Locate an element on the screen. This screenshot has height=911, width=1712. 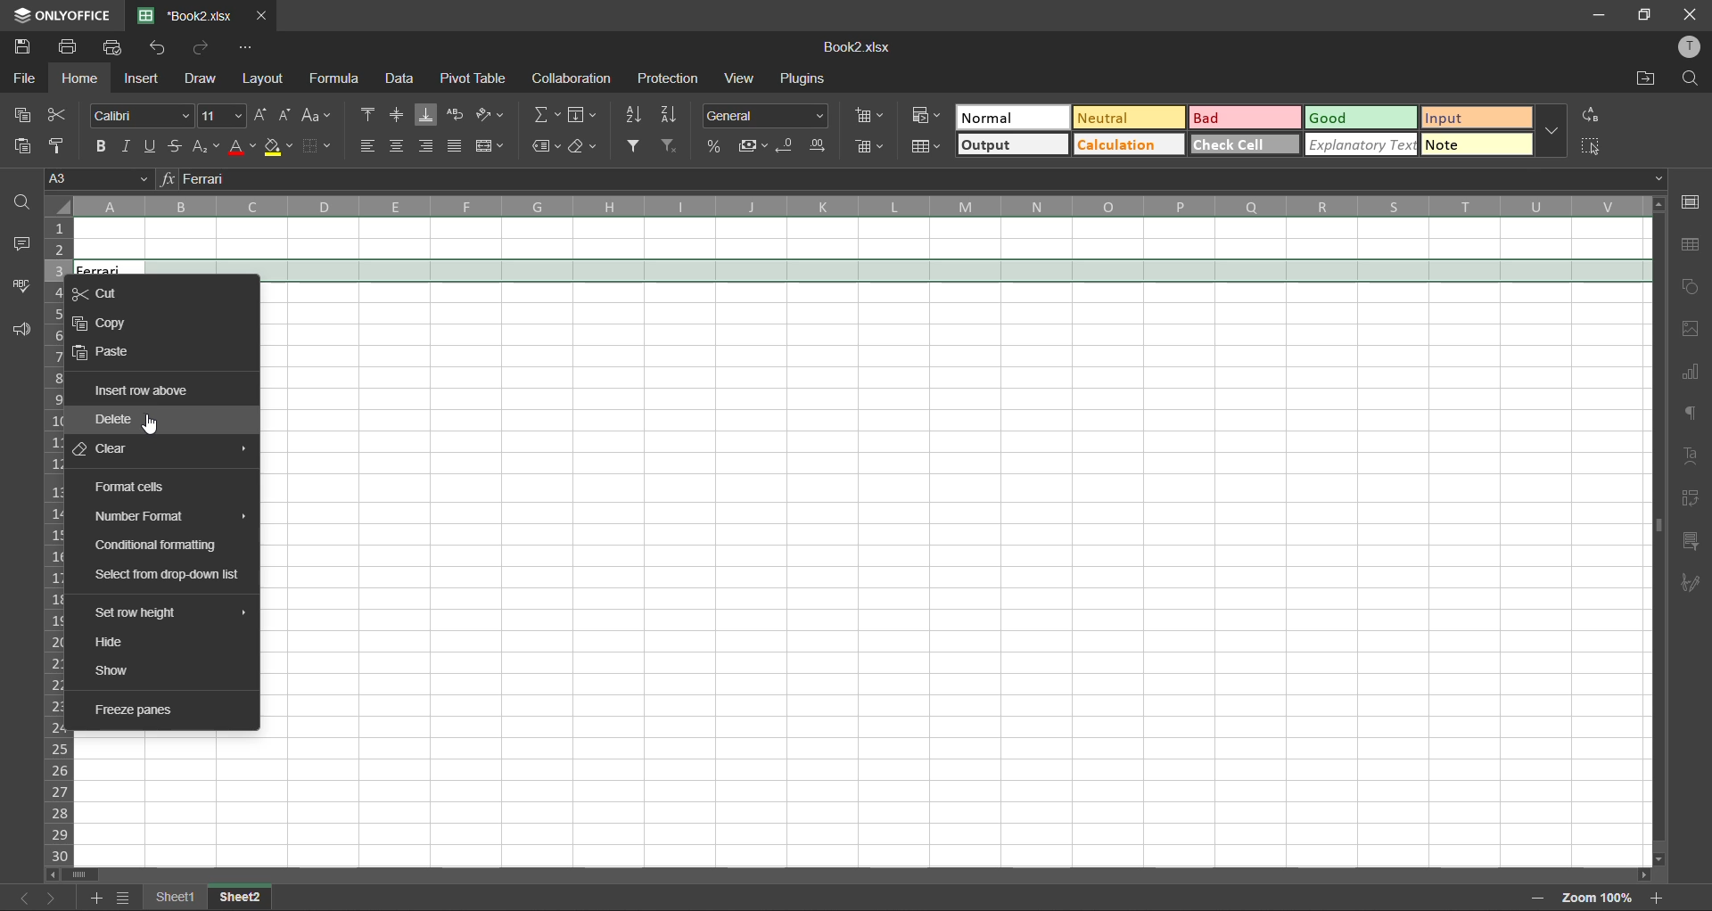
underline is located at coordinates (155, 145).